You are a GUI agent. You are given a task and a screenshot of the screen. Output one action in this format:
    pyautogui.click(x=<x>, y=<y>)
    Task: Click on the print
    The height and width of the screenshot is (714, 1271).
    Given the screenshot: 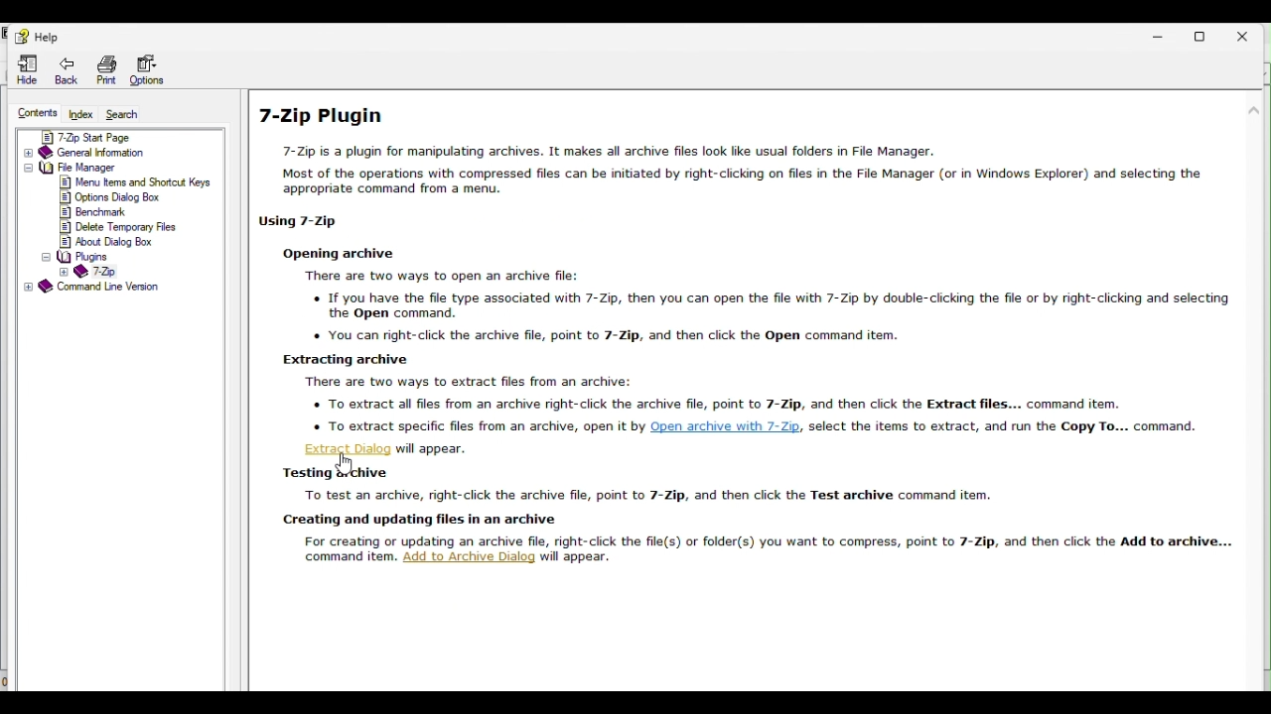 What is the action you would take?
    pyautogui.click(x=103, y=69)
    